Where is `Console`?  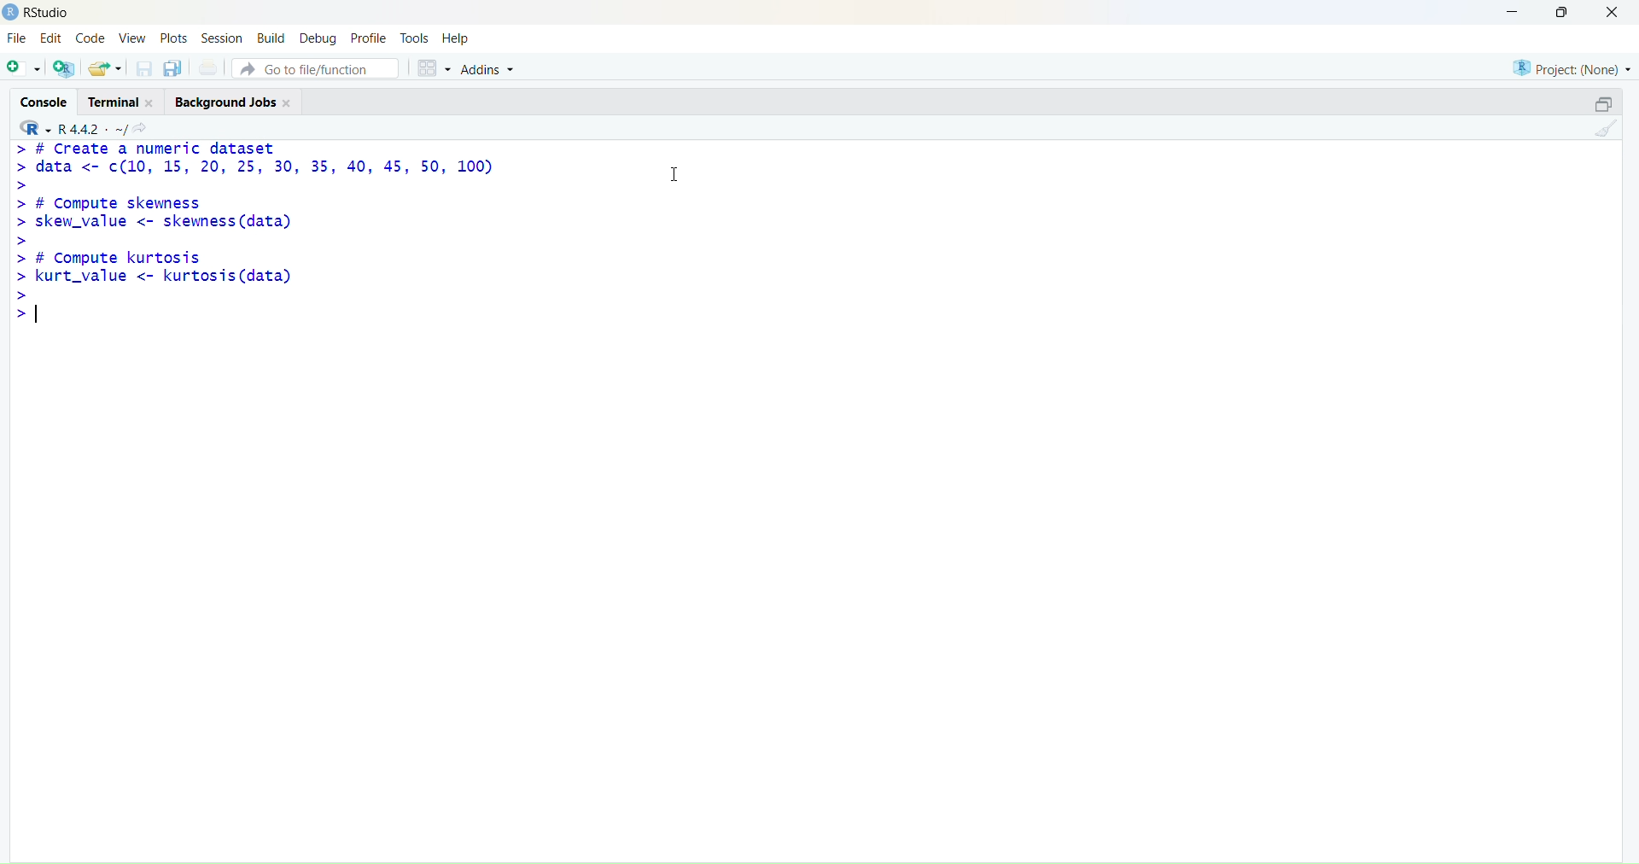
Console is located at coordinates (44, 102).